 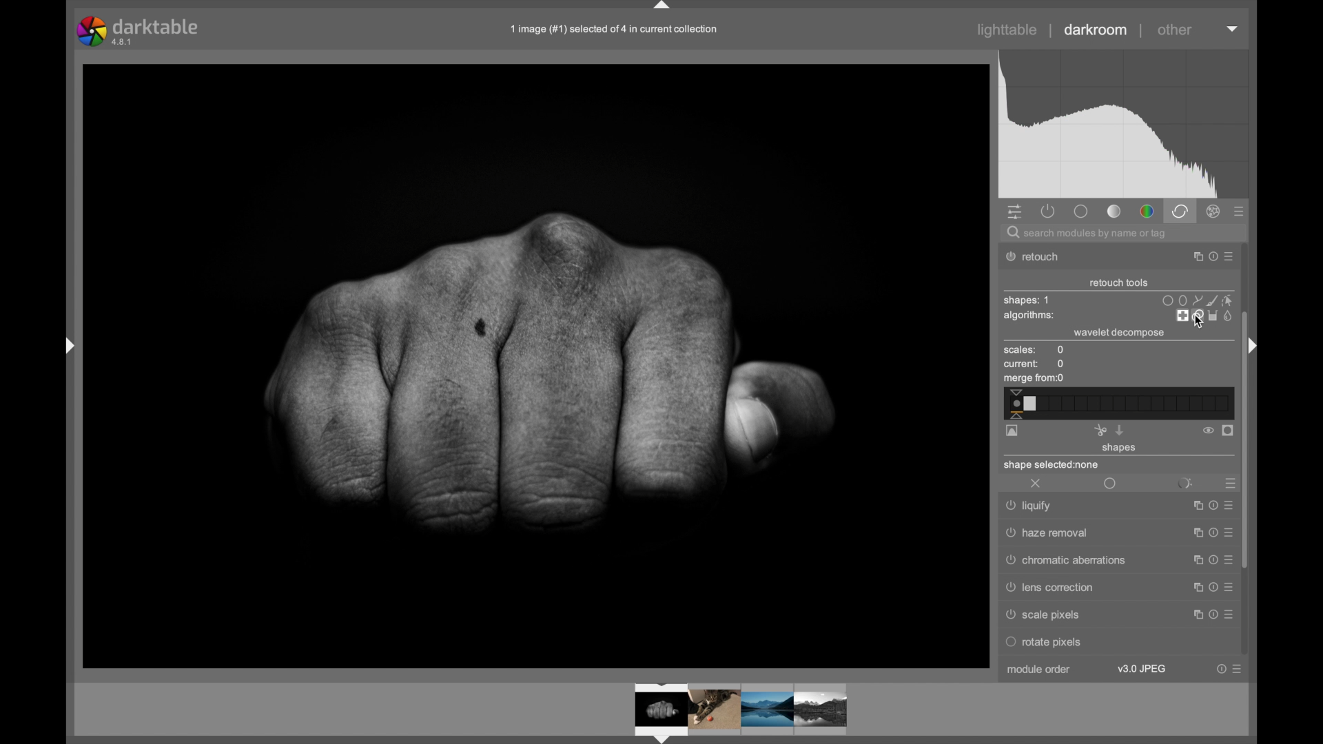 What do you see at coordinates (1211, 533) in the screenshot?
I see `help` at bounding box center [1211, 533].